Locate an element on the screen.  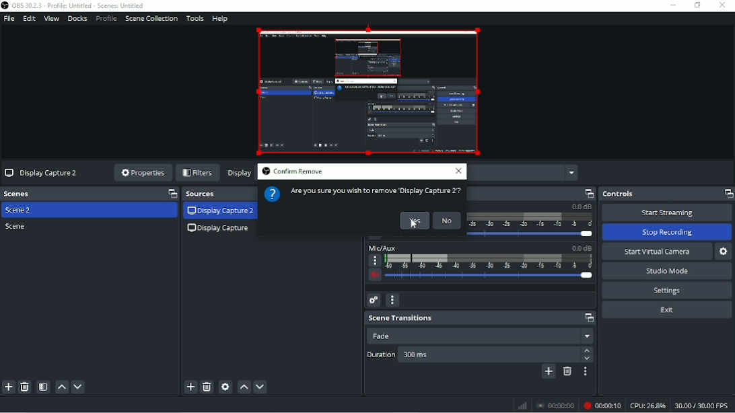
Stop recording is located at coordinates (556, 405).